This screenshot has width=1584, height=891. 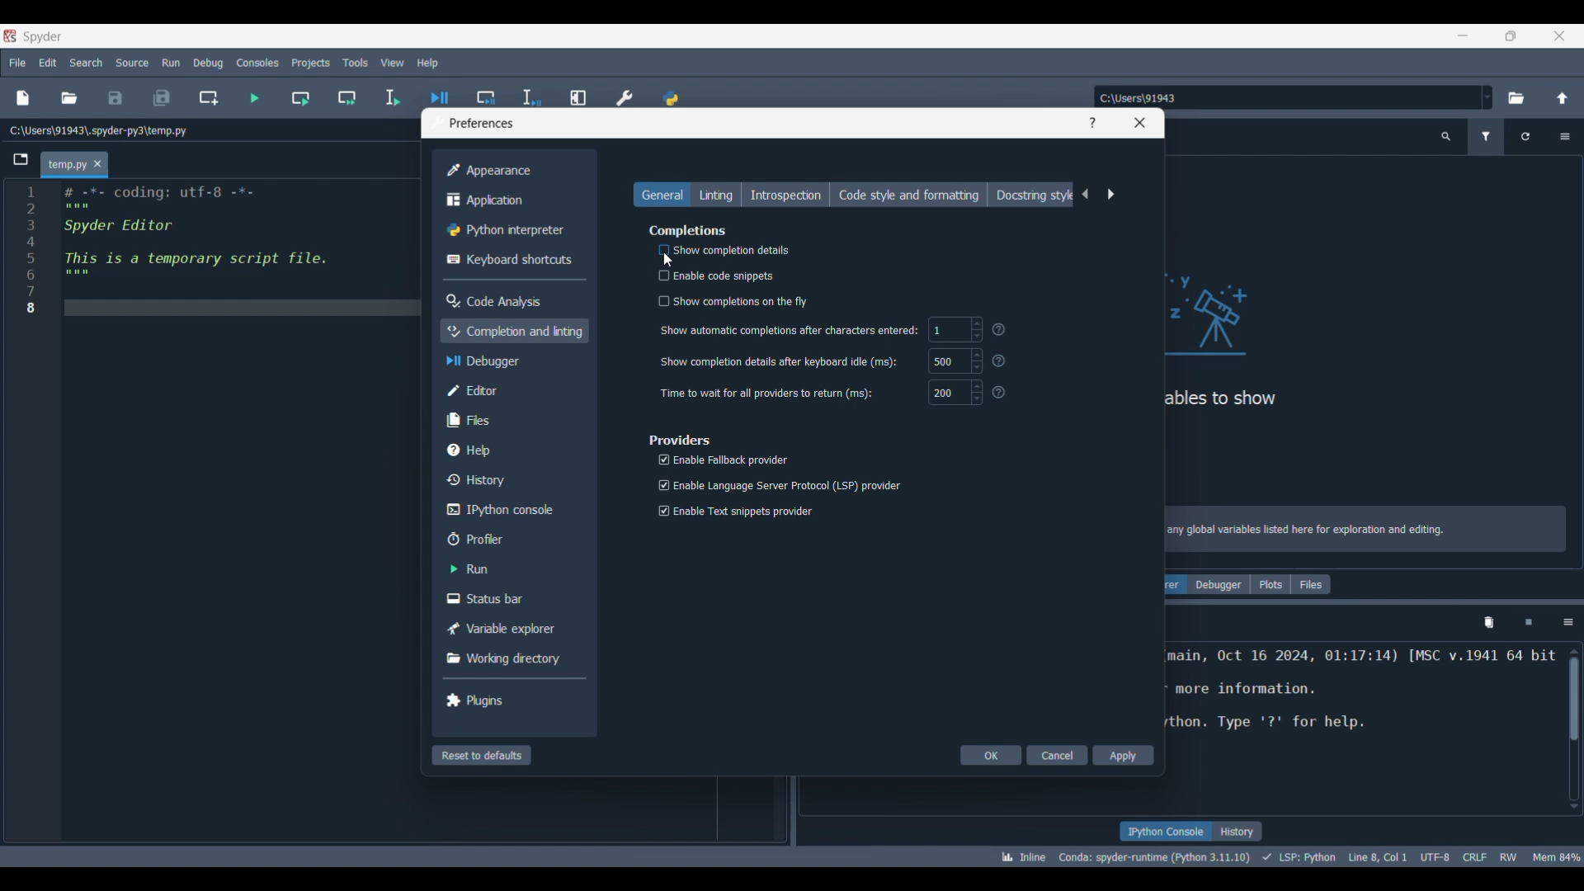 What do you see at coordinates (510, 597) in the screenshot?
I see `Status bar` at bounding box center [510, 597].